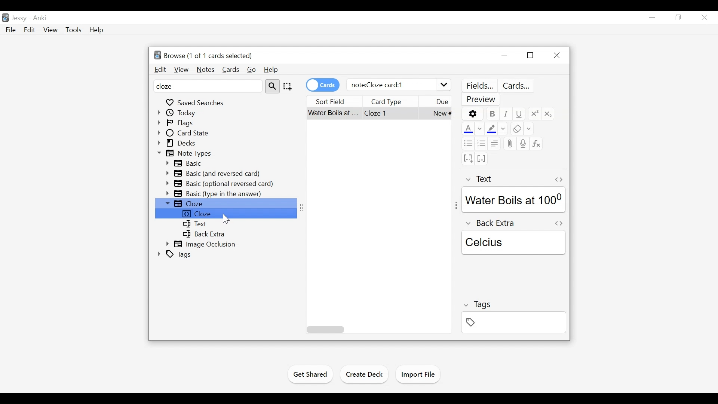  Describe the element at coordinates (196, 102) in the screenshot. I see `Saved Searches` at that location.